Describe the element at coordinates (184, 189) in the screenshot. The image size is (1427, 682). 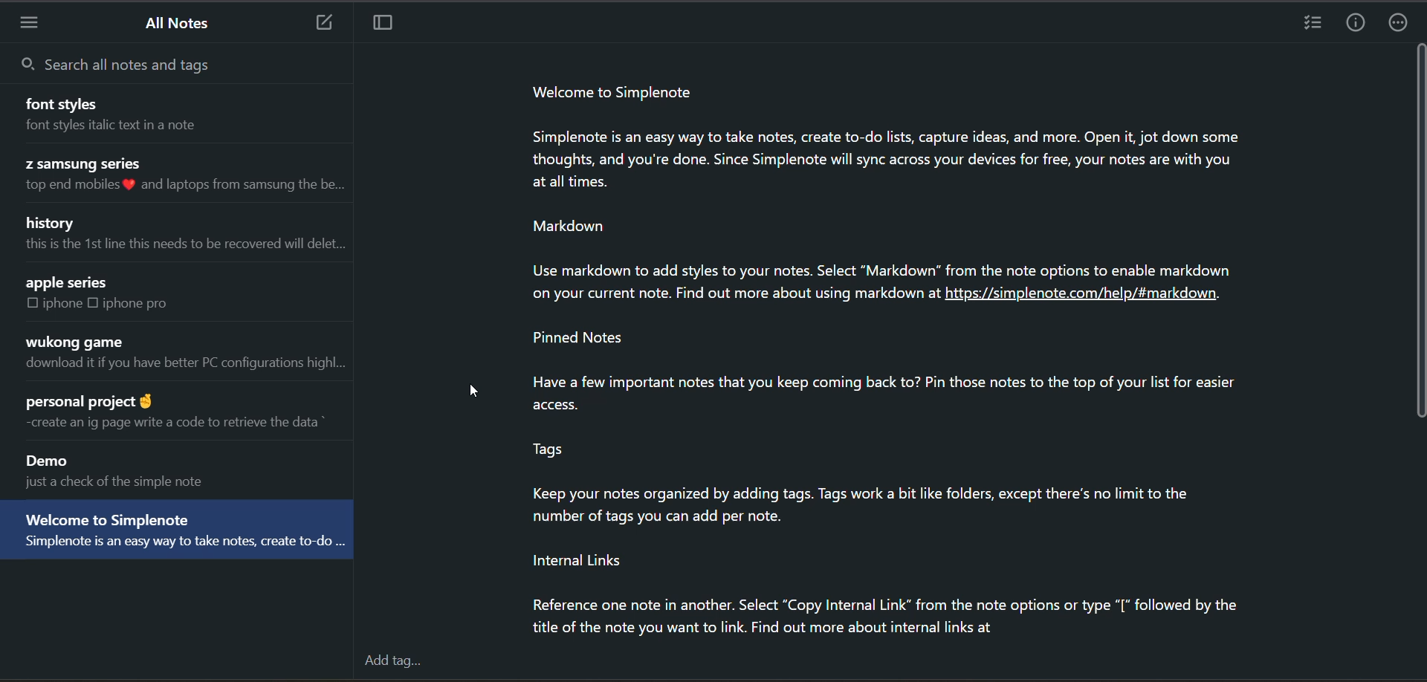
I see `top end mobiles 8 and laptops from samsung the be` at that location.